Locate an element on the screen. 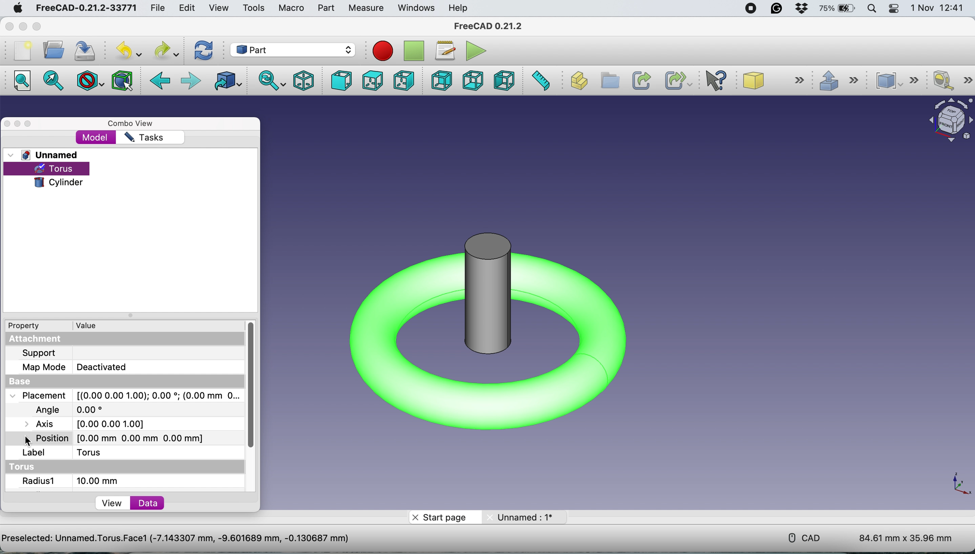 The height and width of the screenshot is (554, 975). unnamed is located at coordinates (45, 154).